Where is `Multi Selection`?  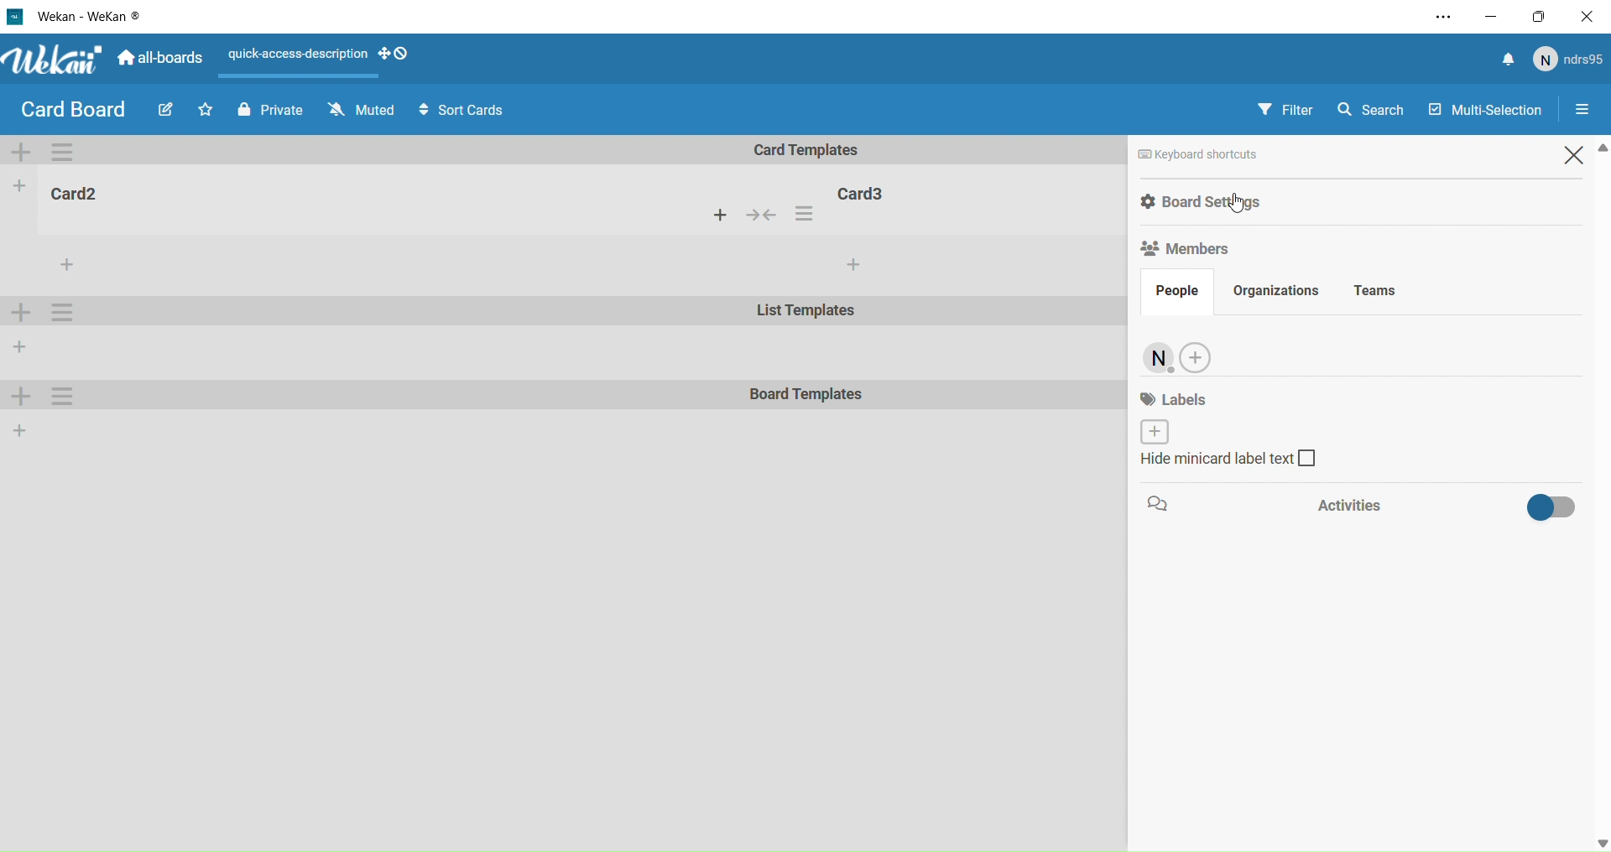
Multi Selection is located at coordinates (1483, 106).